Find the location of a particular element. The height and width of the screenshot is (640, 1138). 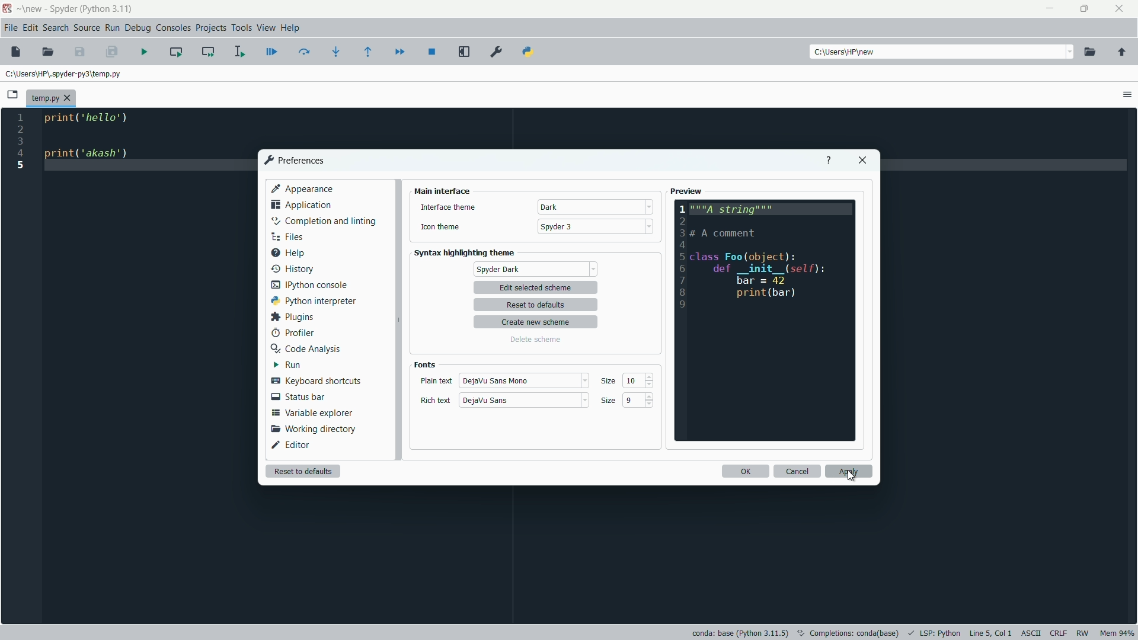

save all files is located at coordinates (112, 52).